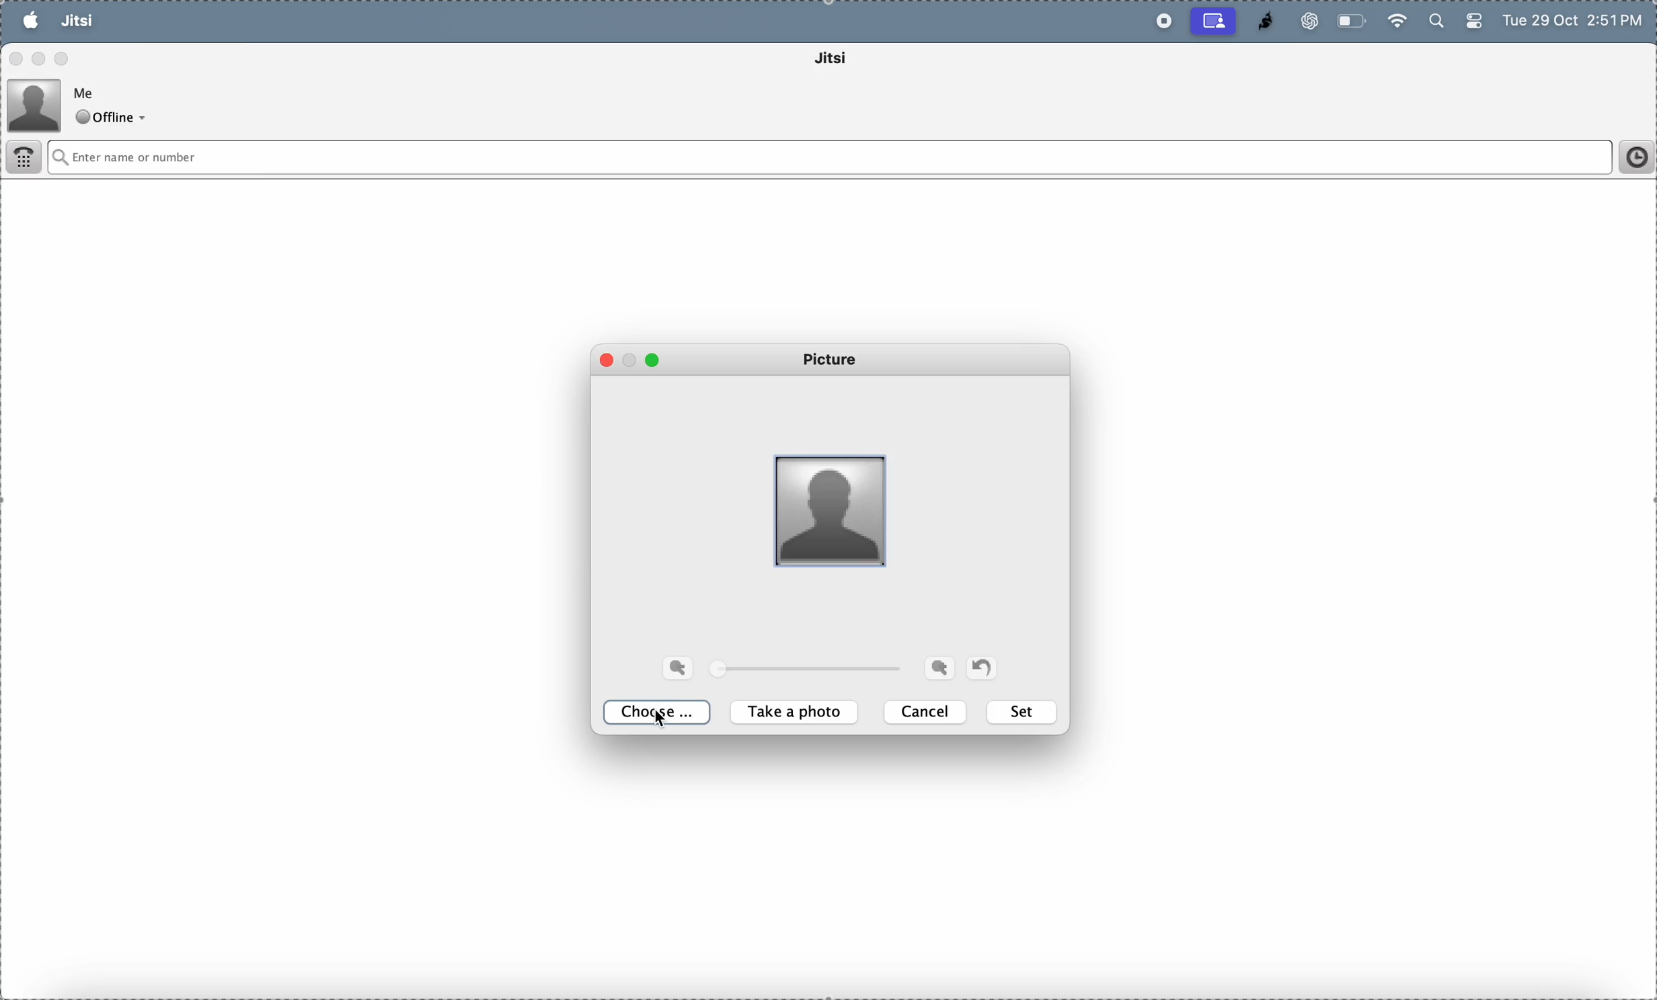 This screenshot has width=1657, height=1000. I want to click on maximize, so click(653, 360).